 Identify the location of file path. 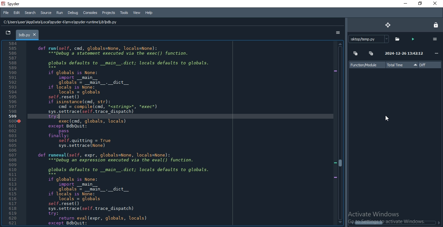
(369, 39).